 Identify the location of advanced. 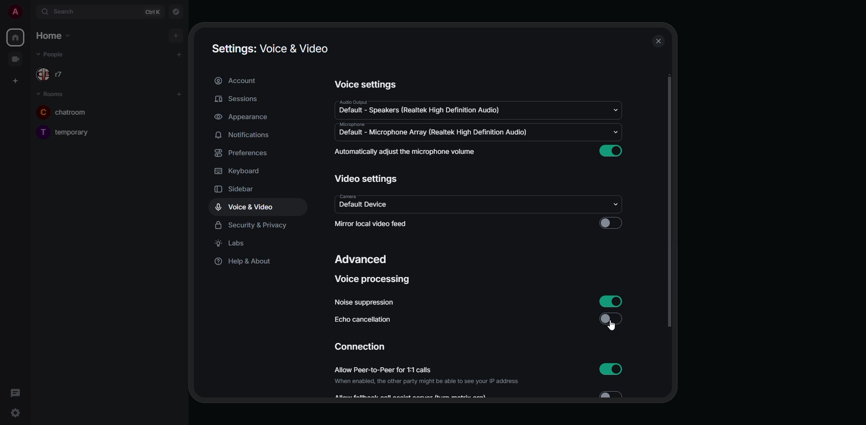
(363, 260).